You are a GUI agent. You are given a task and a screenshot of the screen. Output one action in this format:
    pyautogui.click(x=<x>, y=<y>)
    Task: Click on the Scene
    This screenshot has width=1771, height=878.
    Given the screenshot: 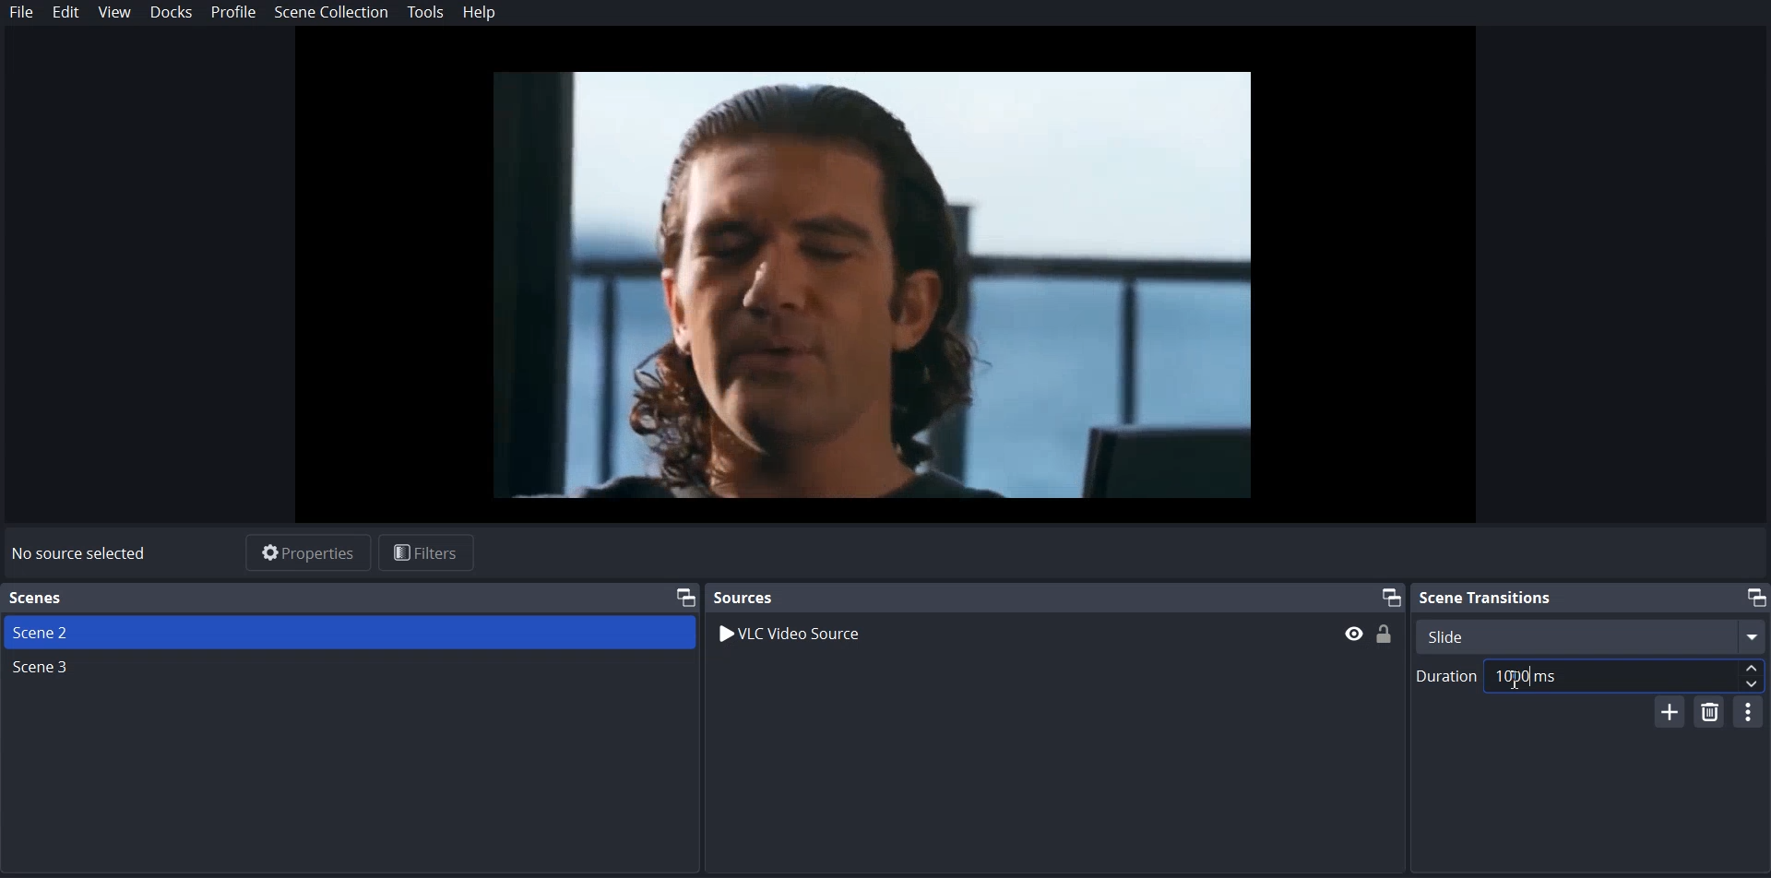 What is the action you would take?
    pyautogui.click(x=45, y=668)
    